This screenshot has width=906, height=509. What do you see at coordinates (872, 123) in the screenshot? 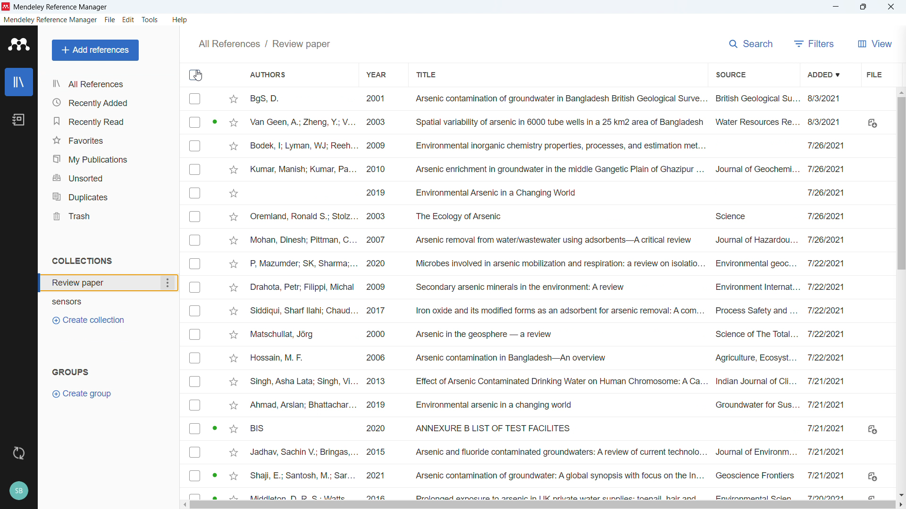
I see `Download respective publication` at bounding box center [872, 123].